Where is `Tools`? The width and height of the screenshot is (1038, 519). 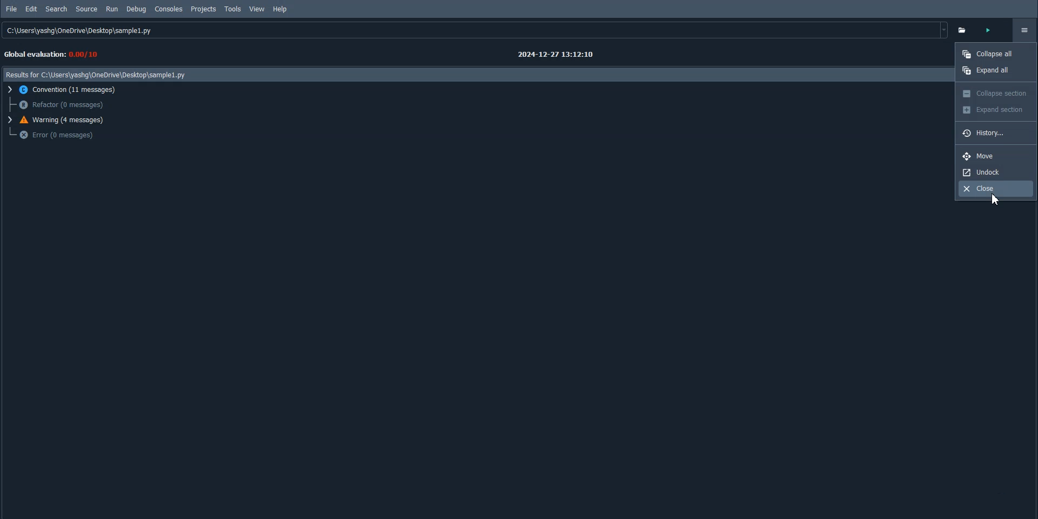 Tools is located at coordinates (233, 9).